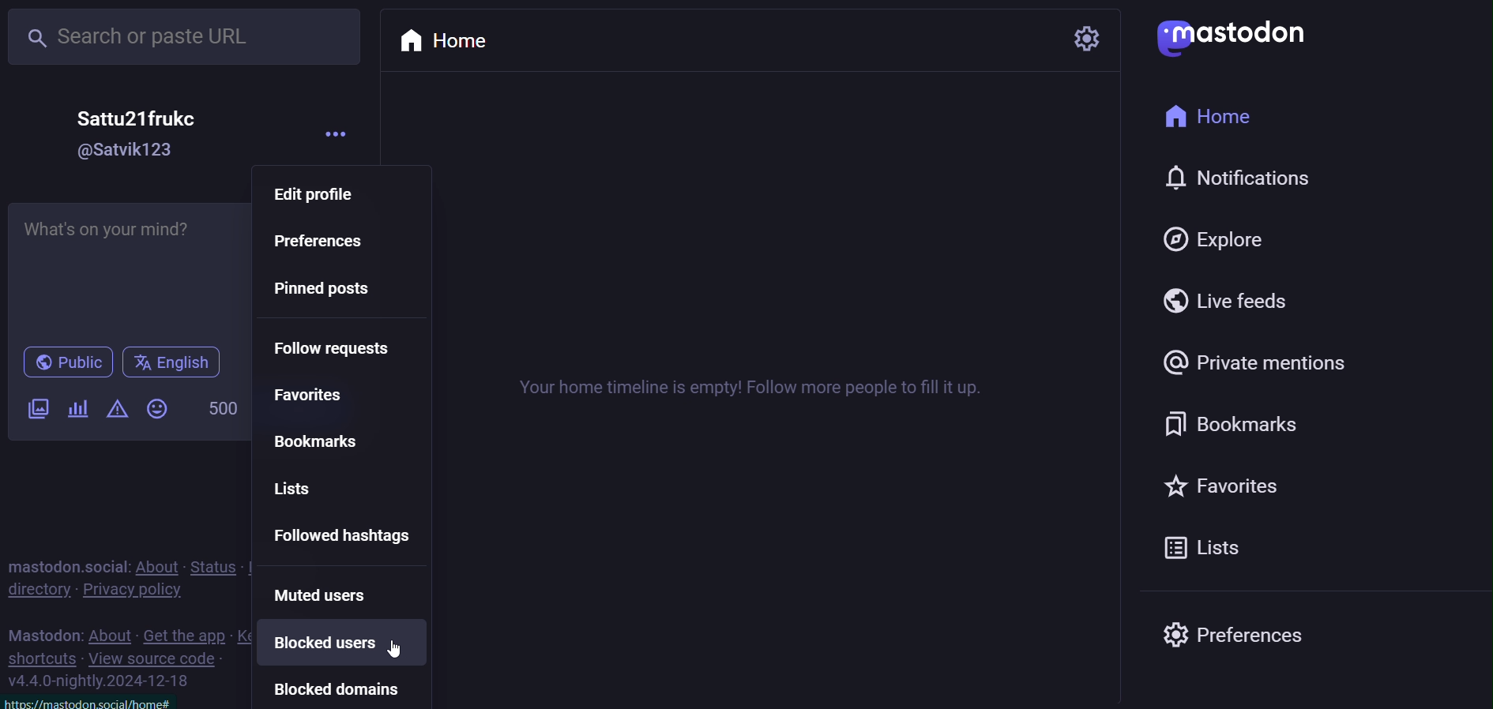 The height and width of the screenshot is (709, 1493). I want to click on 500, so click(220, 405).